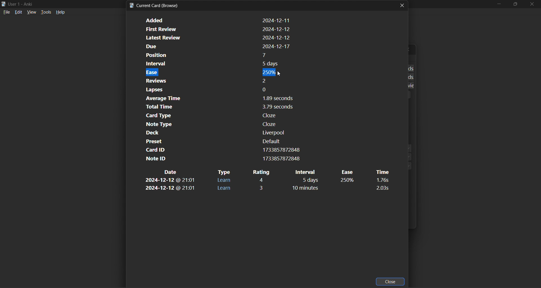 The image size is (541, 288). I want to click on close, so click(402, 5).